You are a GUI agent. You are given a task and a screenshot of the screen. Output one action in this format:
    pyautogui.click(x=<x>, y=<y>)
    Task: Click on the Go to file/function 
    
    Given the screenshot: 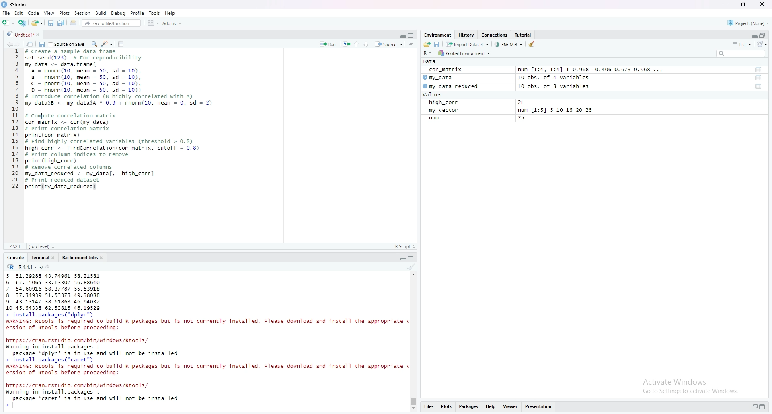 What is the action you would take?
    pyautogui.click(x=113, y=23)
    